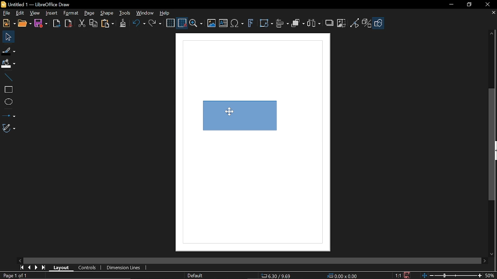  What do you see at coordinates (42, 4) in the screenshot?
I see `Untitled 1 — LibreOffice Draw` at bounding box center [42, 4].